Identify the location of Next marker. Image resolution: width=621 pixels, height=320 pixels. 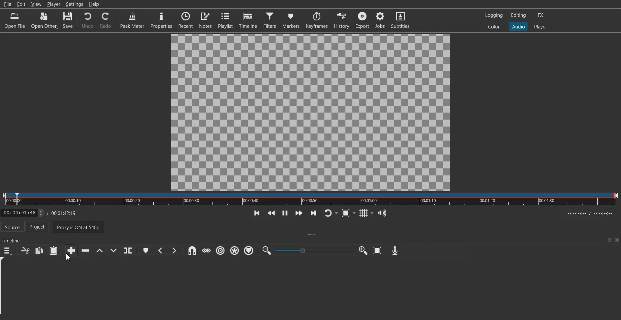
(174, 250).